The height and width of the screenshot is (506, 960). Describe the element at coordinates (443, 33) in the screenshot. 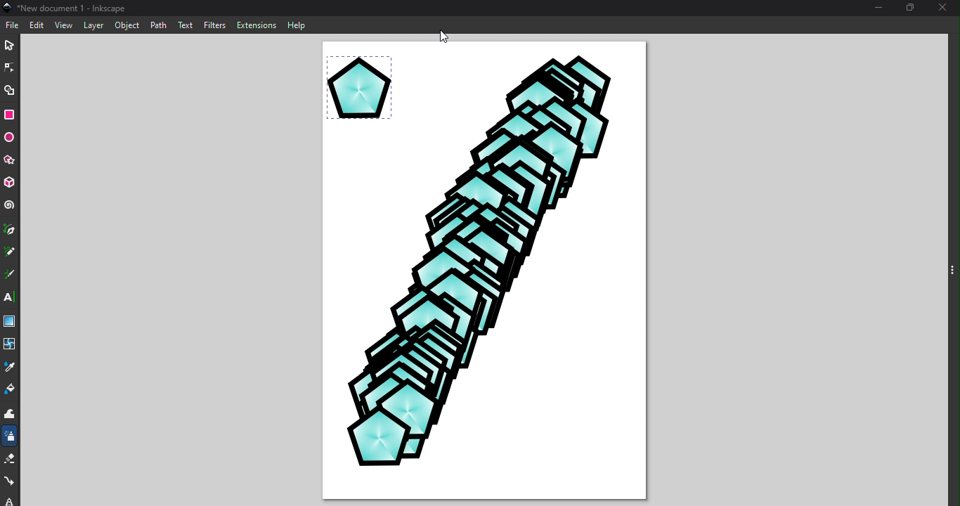

I see `Cursor` at that location.